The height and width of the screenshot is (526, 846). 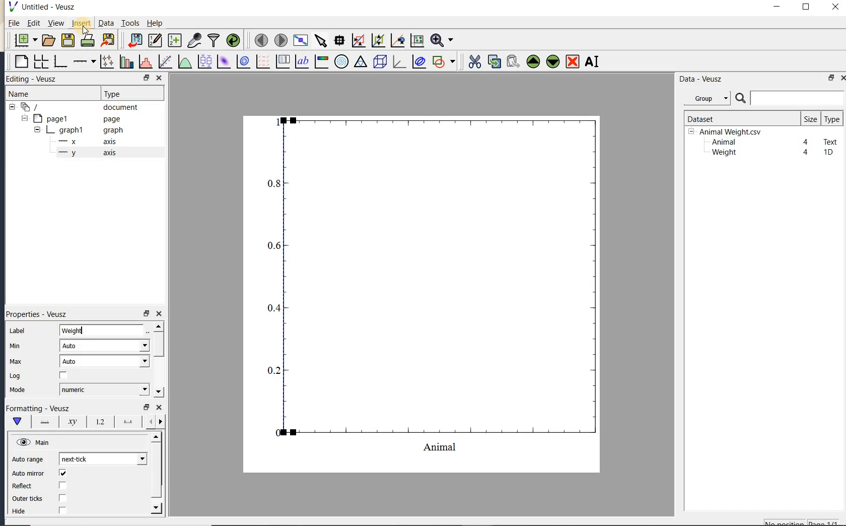 What do you see at coordinates (591, 61) in the screenshot?
I see `renames the selected widget` at bounding box center [591, 61].